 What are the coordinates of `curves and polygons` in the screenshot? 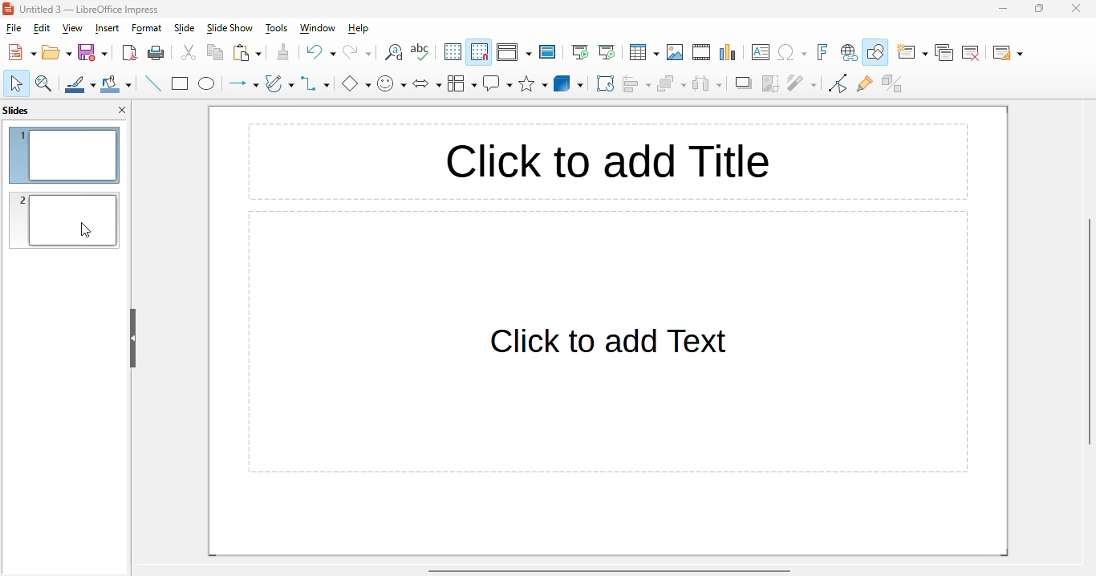 It's located at (279, 83).